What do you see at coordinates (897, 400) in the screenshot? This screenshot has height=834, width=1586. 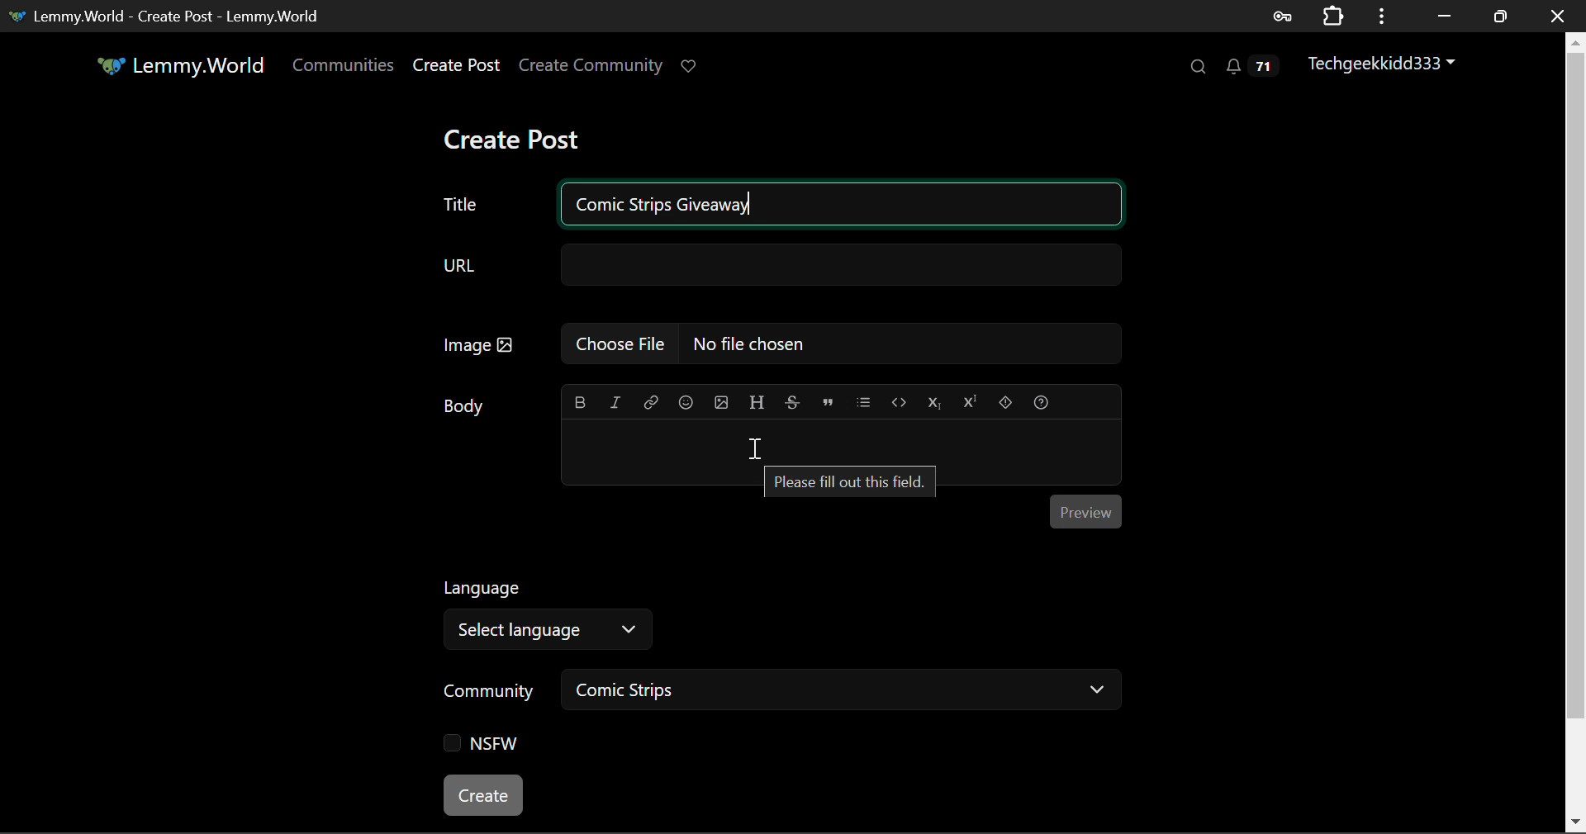 I see `code` at bounding box center [897, 400].